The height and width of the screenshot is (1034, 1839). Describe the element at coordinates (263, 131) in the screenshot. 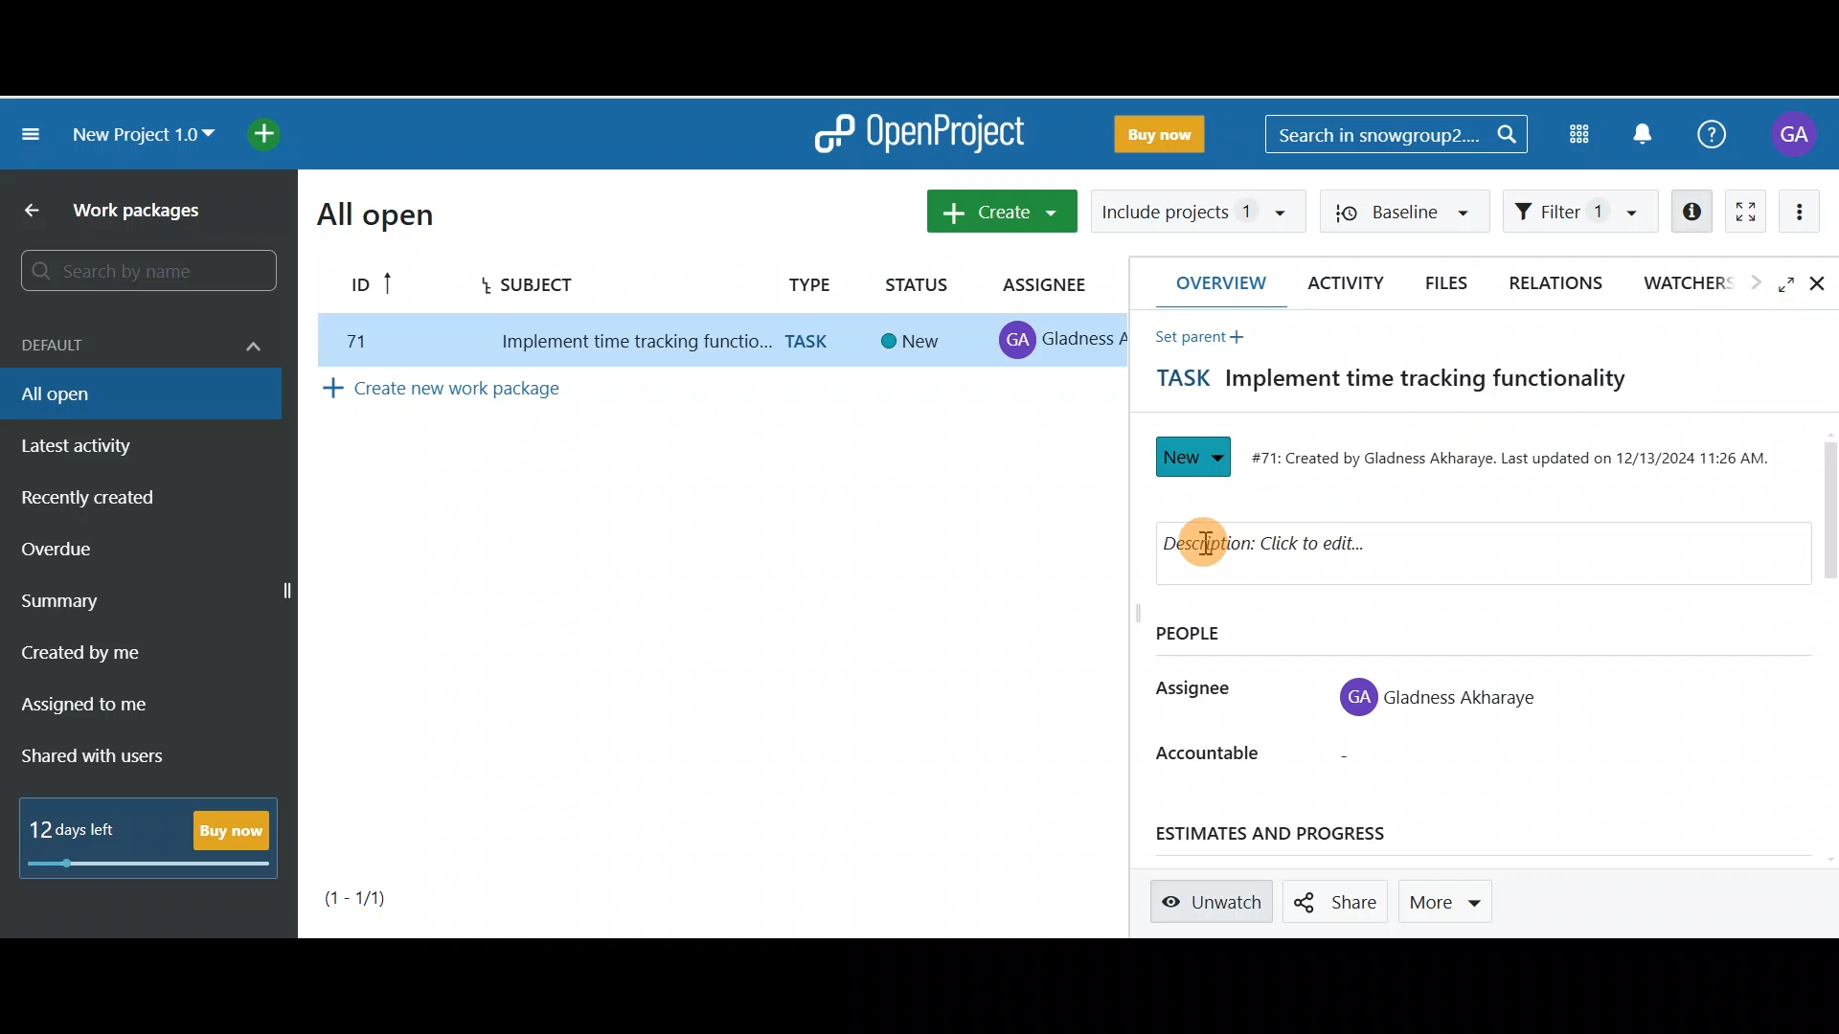

I see `Open quick add menu` at that location.